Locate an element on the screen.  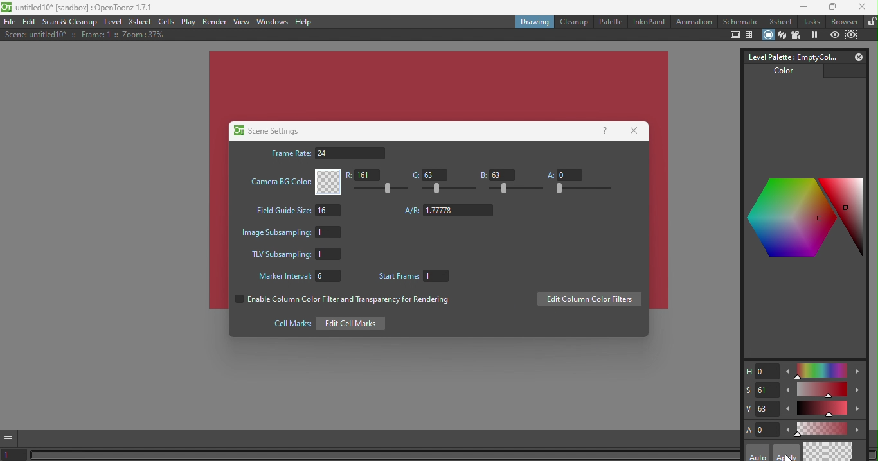
Close is located at coordinates (636, 130).